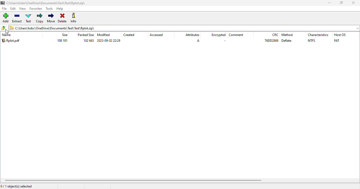 This screenshot has width=360, height=189. Describe the element at coordinates (89, 40) in the screenshot. I see `102 663` at that location.